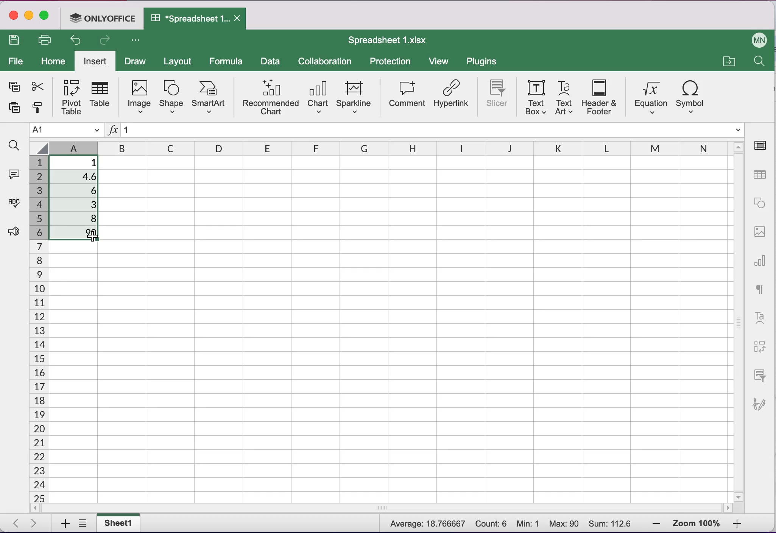  Describe the element at coordinates (240, 18) in the screenshot. I see `Close` at that location.